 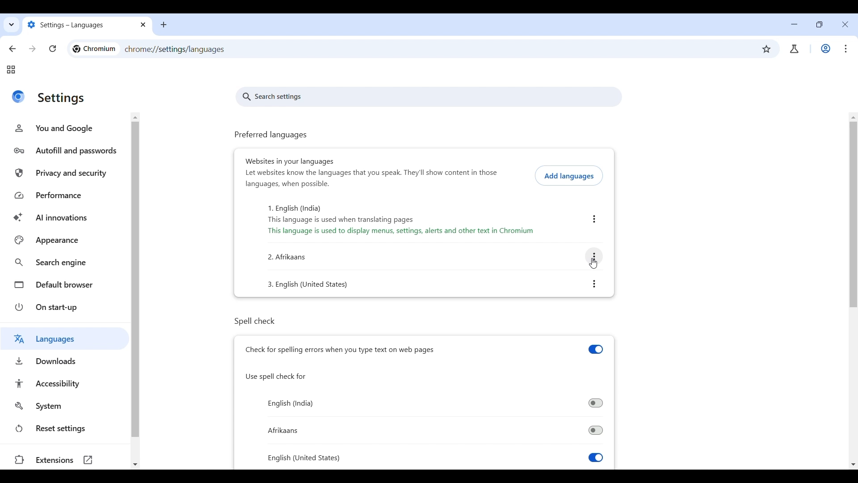 What do you see at coordinates (844, 48) in the screenshot?
I see `Customize and control Chromium` at bounding box center [844, 48].